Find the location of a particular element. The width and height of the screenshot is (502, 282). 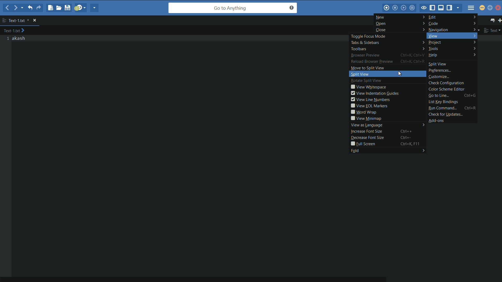

browser preview is located at coordinates (387, 55).